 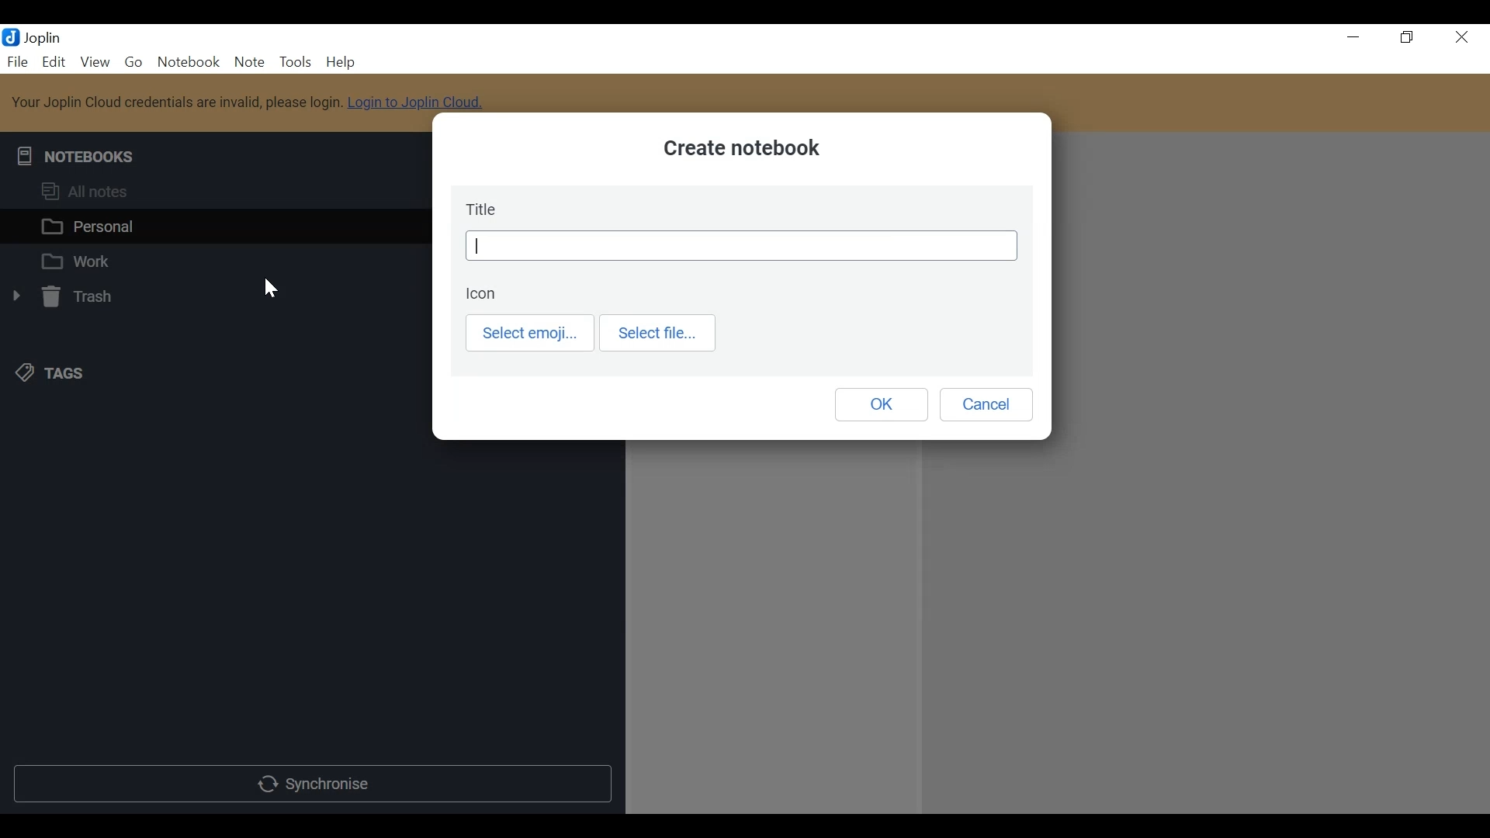 I want to click on Notebooks, so click(x=80, y=154).